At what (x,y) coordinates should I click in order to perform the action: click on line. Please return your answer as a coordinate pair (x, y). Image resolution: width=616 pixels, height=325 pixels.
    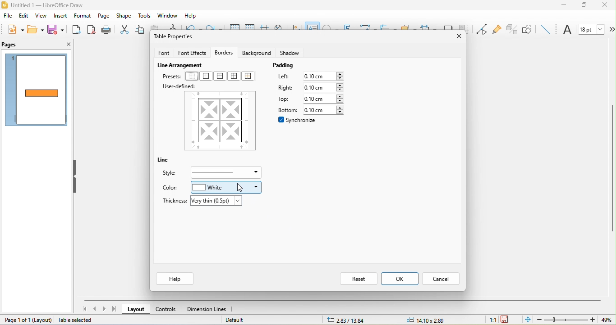
    Looking at the image, I should click on (166, 161).